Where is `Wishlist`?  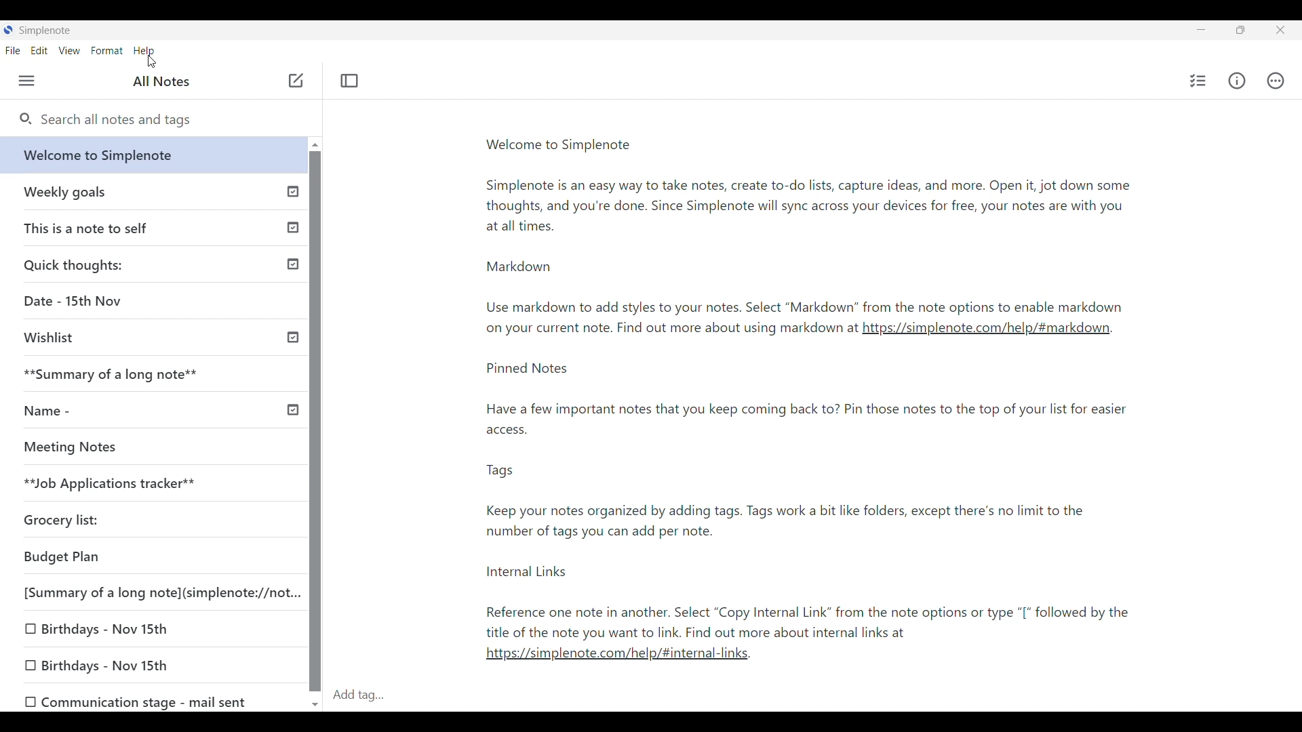
Wishlist is located at coordinates (139, 339).